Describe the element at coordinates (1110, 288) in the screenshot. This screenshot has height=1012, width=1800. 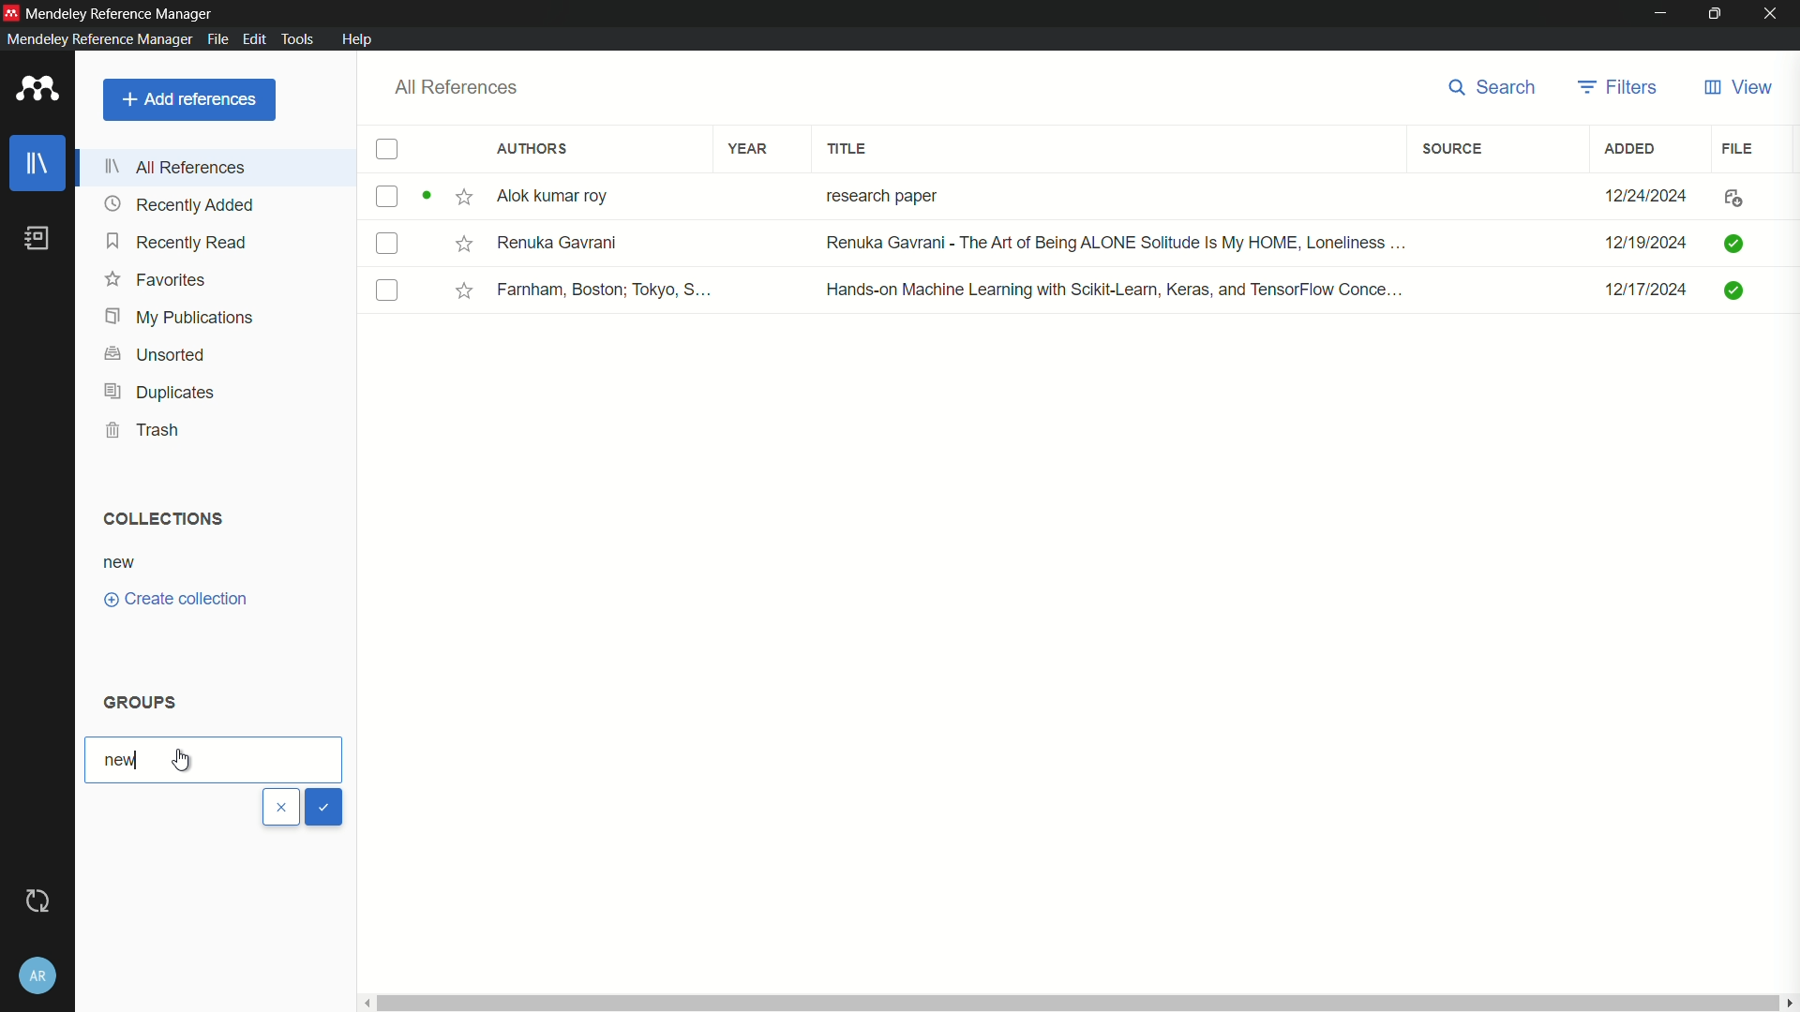
I see `Hands on Machine Learning...` at that location.